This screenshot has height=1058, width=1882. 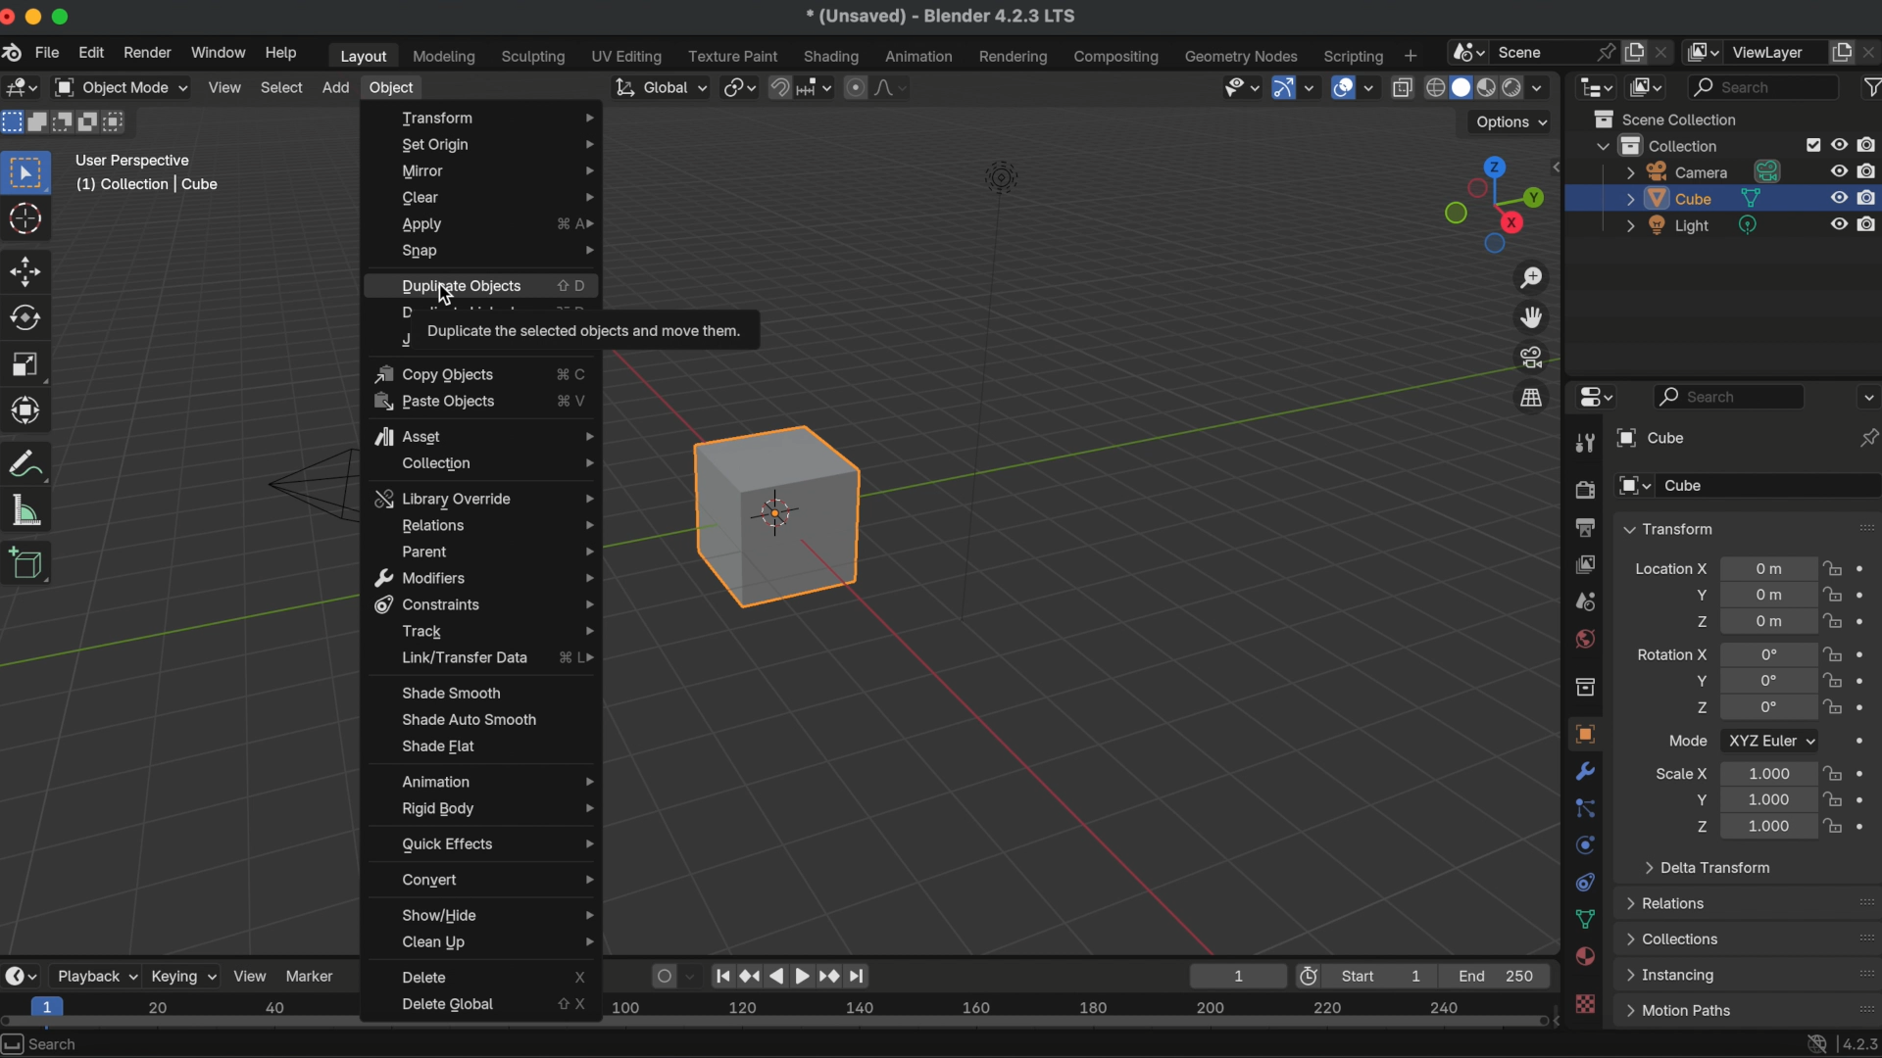 What do you see at coordinates (789, 975) in the screenshot?
I see `play animation` at bounding box center [789, 975].